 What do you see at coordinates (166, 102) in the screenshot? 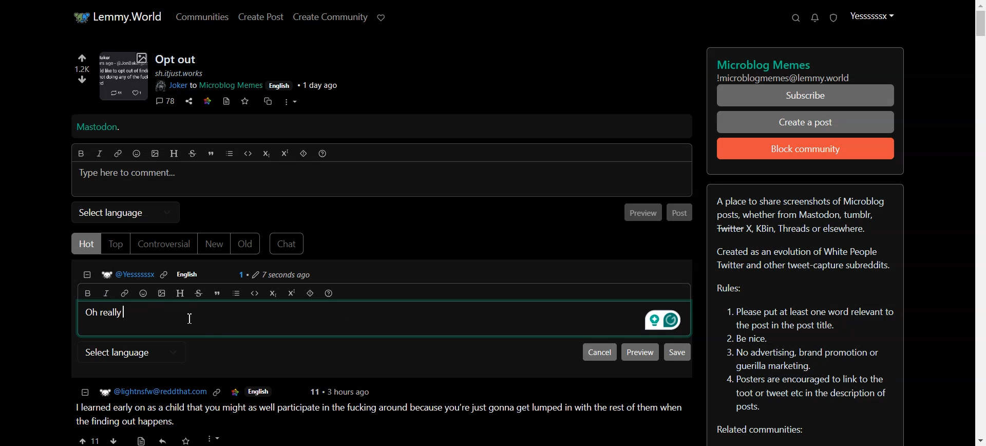
I see `comments` at bounding box center [166, 102].